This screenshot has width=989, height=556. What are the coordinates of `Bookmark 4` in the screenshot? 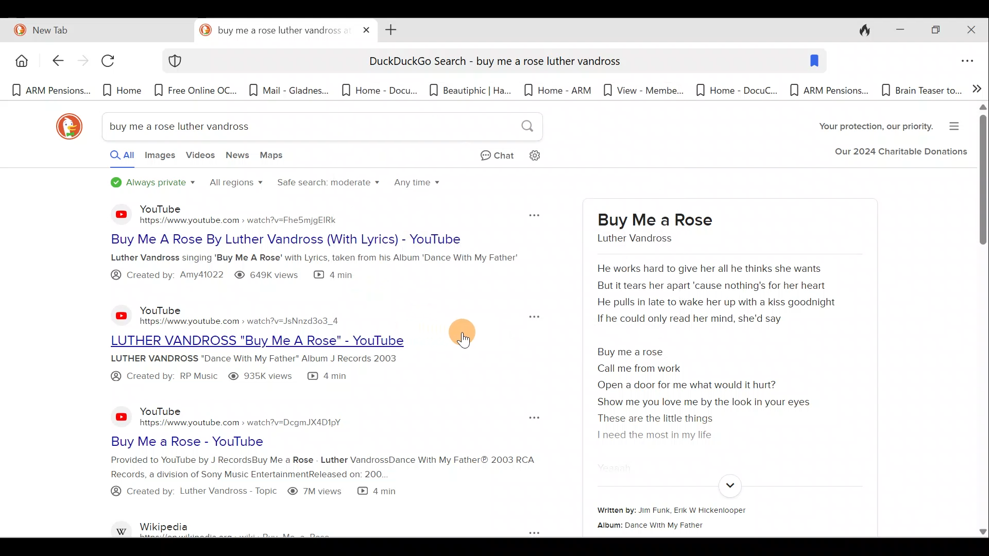 It's located at (288, 93).